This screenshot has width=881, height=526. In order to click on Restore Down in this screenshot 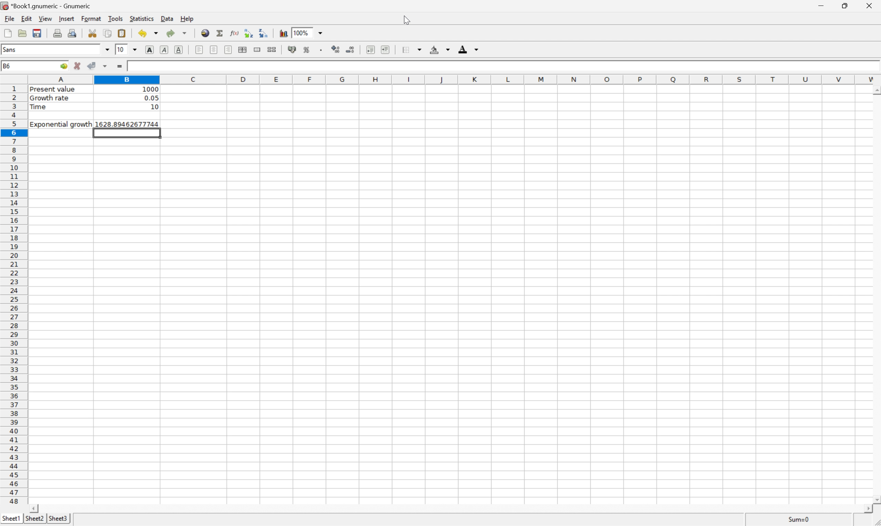, I will do `click(847, 5)`.